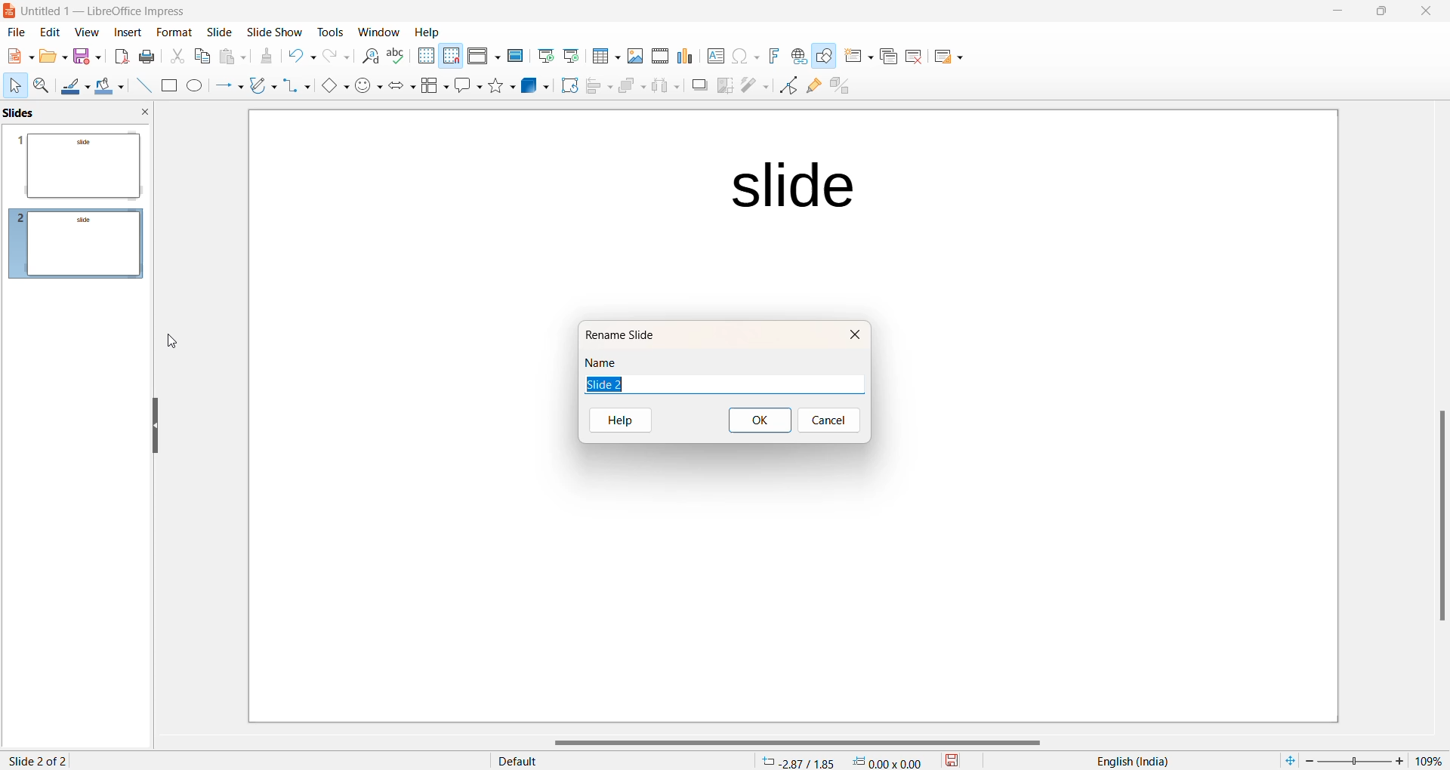  What do you see at coordinates (856, 57) in the screenshot?
I see `New slide` at bounding box center [856, 57].